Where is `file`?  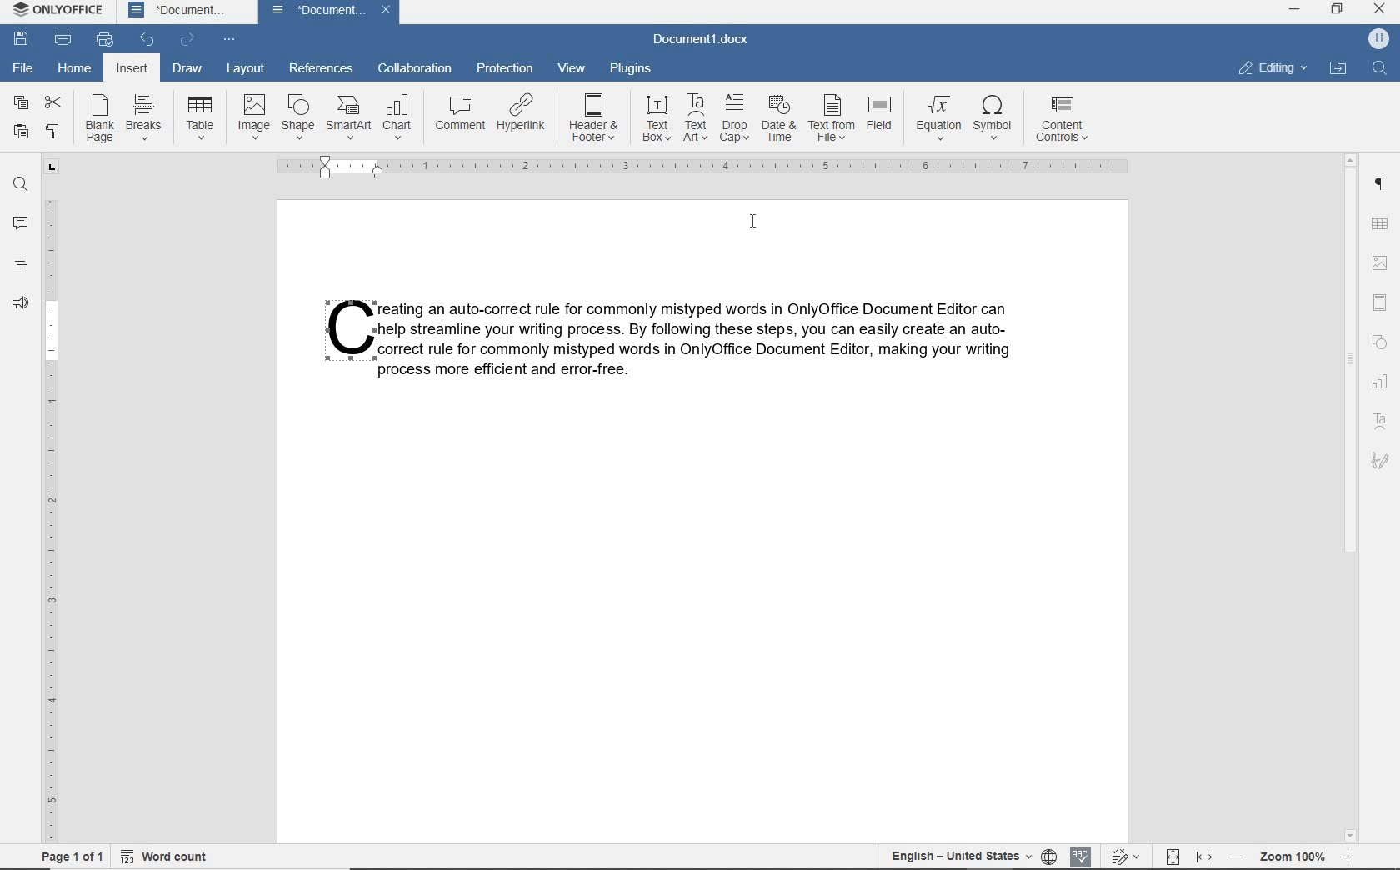
file is located at coordinates (22, 68).